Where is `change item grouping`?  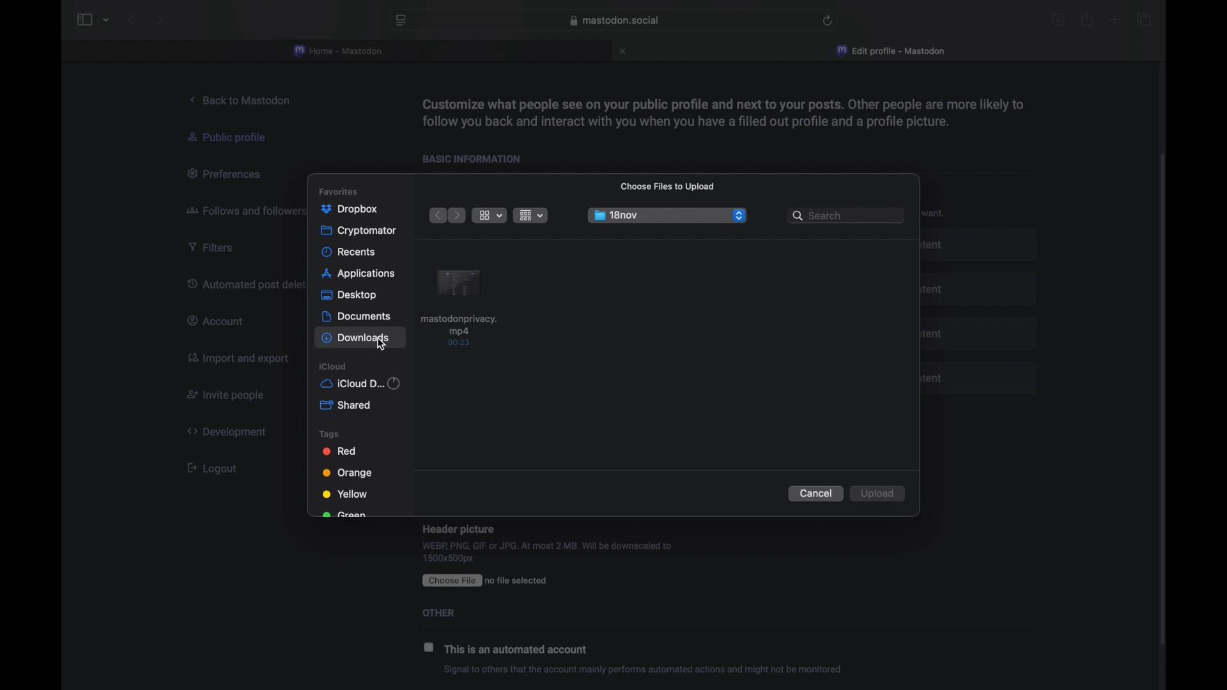
change item grouping is located at coordinates (532, 215).